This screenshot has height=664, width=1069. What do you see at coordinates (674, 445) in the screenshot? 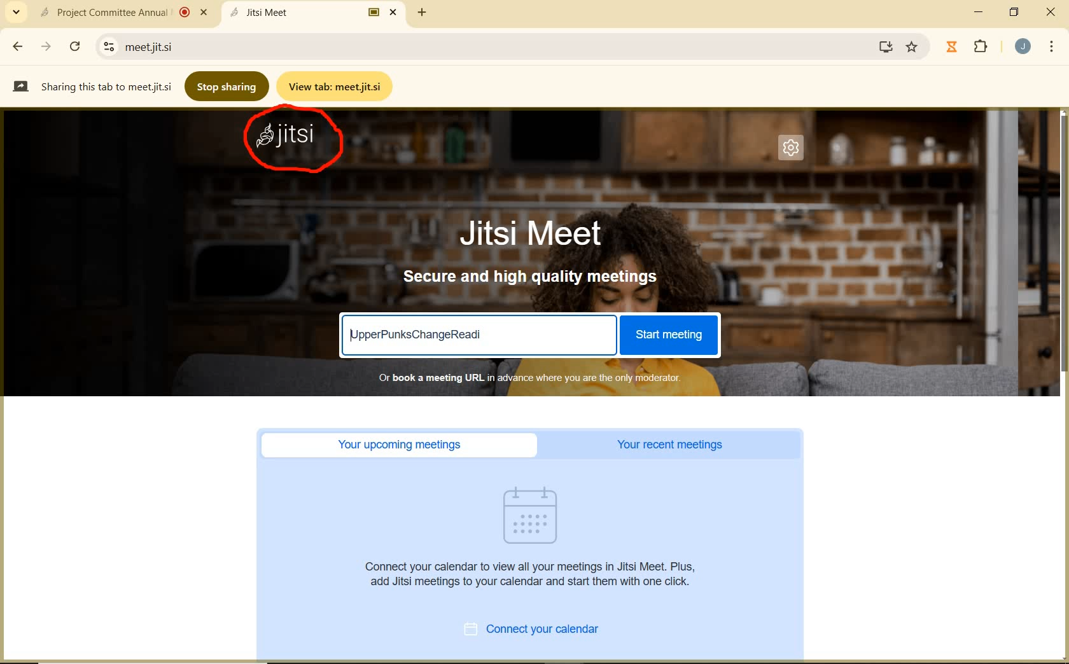
I see `YOUR RECENT MEETINGS` at bounding box center [674, 445].